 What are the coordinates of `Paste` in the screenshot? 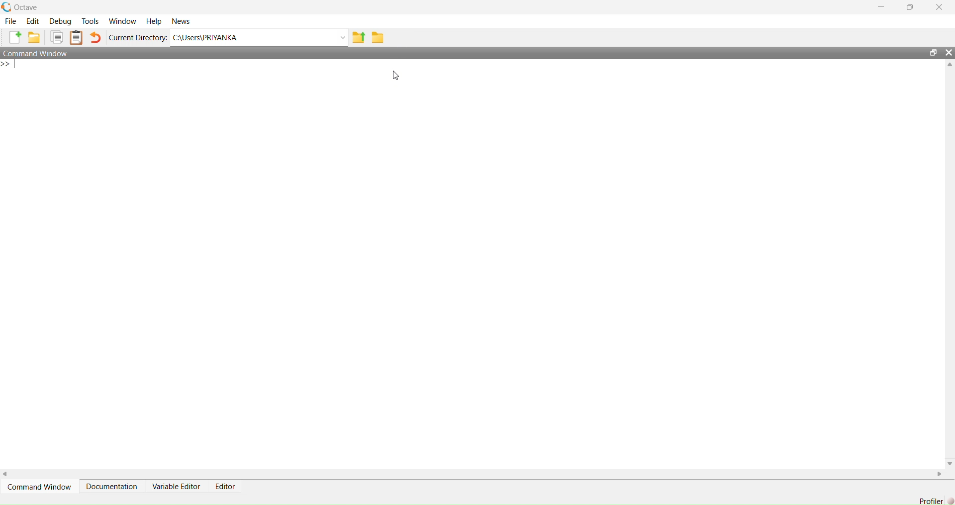 It's located at (77, 37).